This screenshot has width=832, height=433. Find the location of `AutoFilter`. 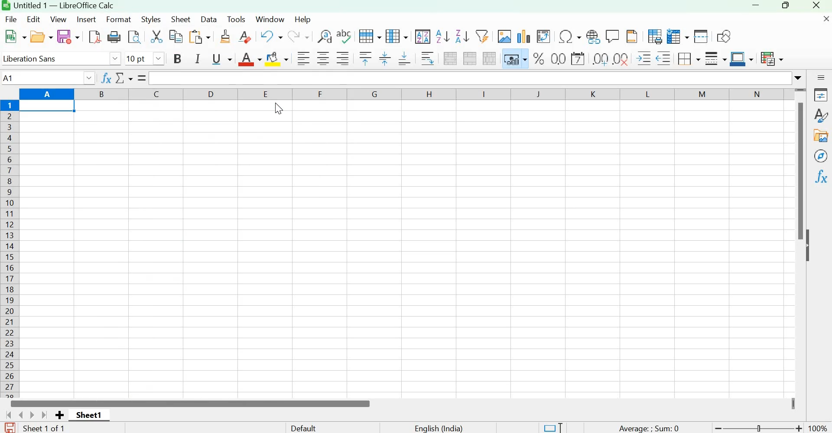

AutoFilter is located at coordinates (481, 35).